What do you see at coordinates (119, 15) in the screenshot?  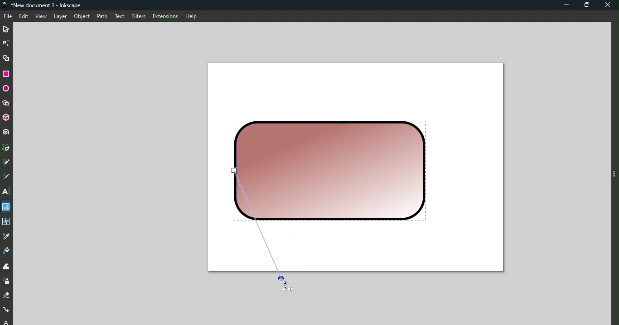 I see `Text` at bounding box center [119, 15].